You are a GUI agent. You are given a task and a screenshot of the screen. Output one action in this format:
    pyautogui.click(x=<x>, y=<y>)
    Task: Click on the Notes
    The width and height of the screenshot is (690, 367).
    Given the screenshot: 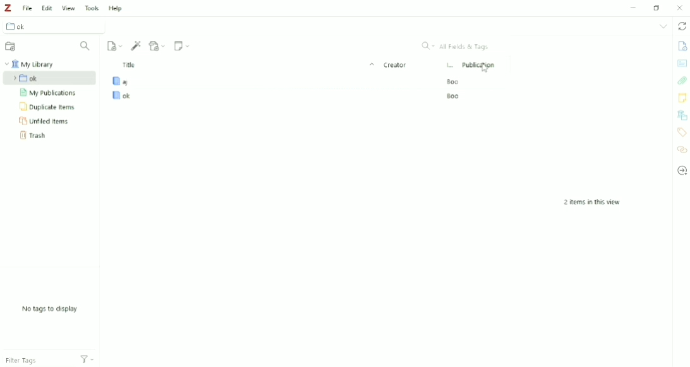 What is the action you would take?
    pyautogui.click(x=681, y=98)
    